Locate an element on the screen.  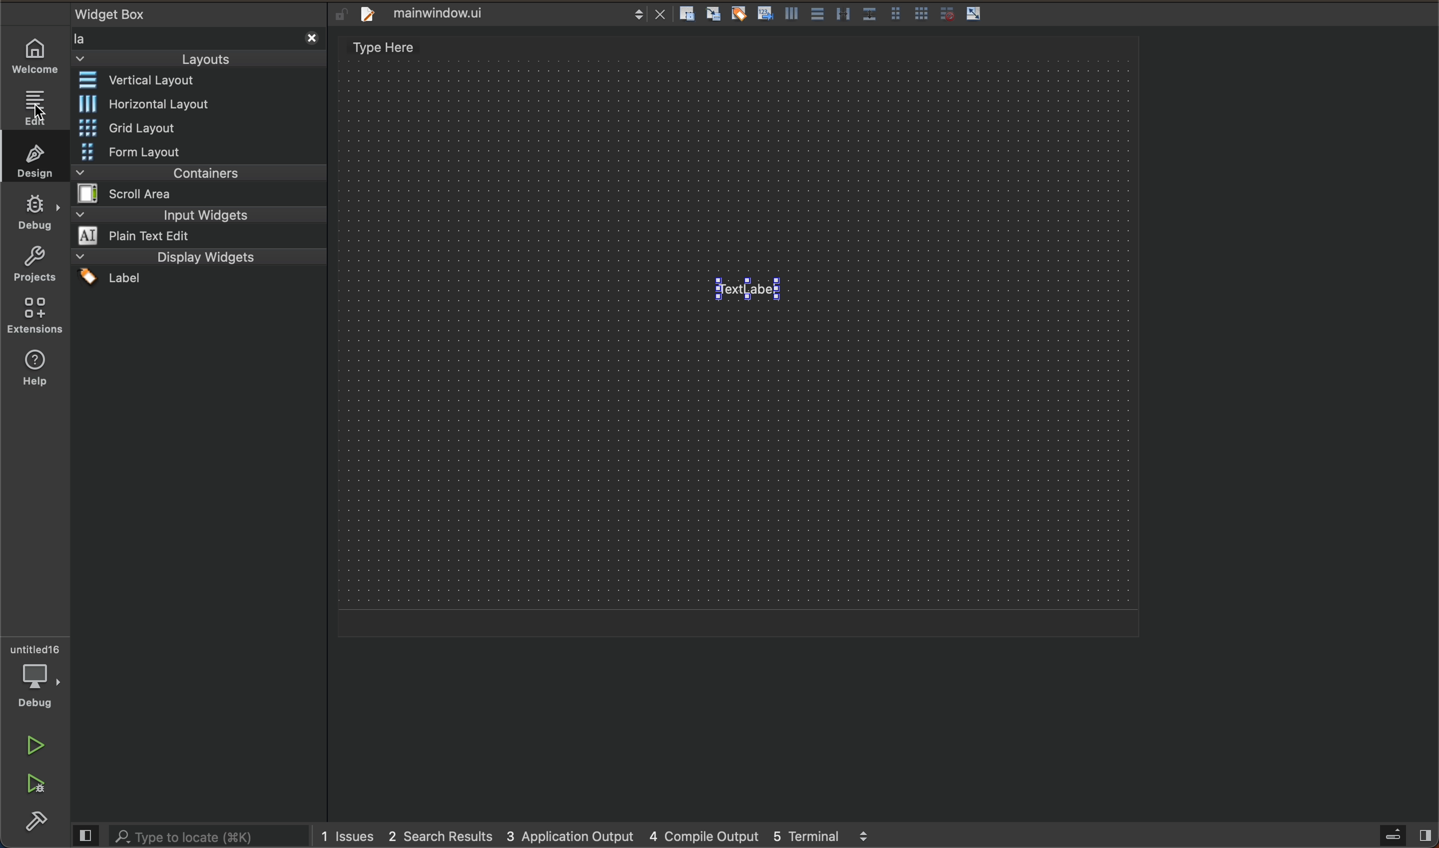
adjust size is located at coordinates (975, 14).